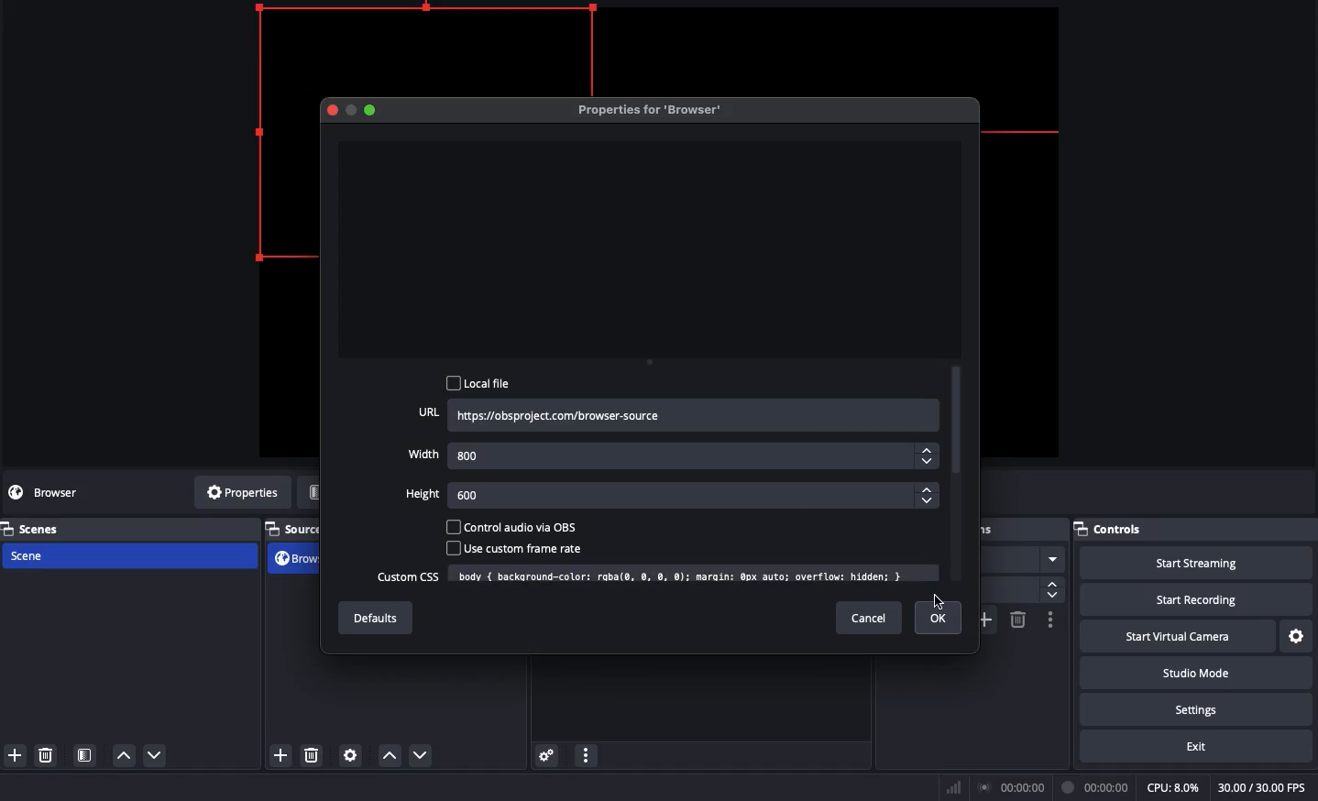 The width and height of the screenshot is (1318, 801). I want to click on Start recording, so click(1201, 594).